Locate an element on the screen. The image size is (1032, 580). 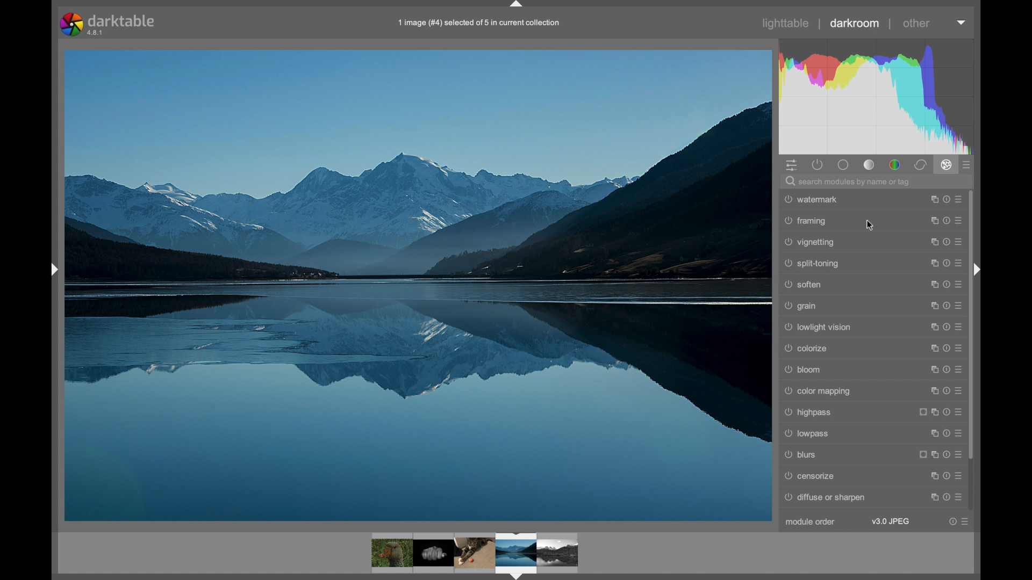
color is located at coordinates (895, 165).